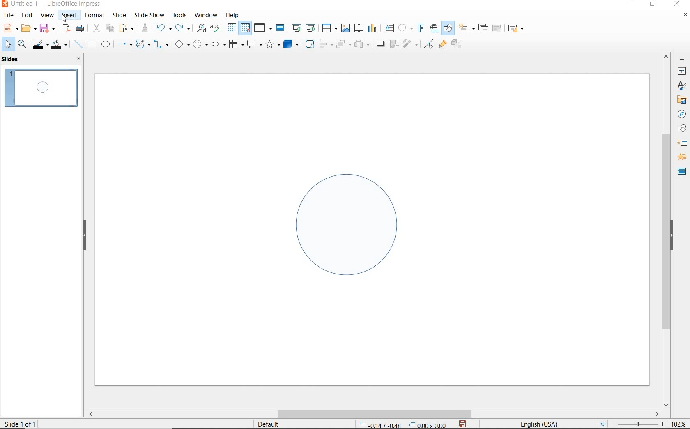  What do you see at coordinates (217, 45) in the screenshot?
I see `block arrows` at bounding box center [217, 45].